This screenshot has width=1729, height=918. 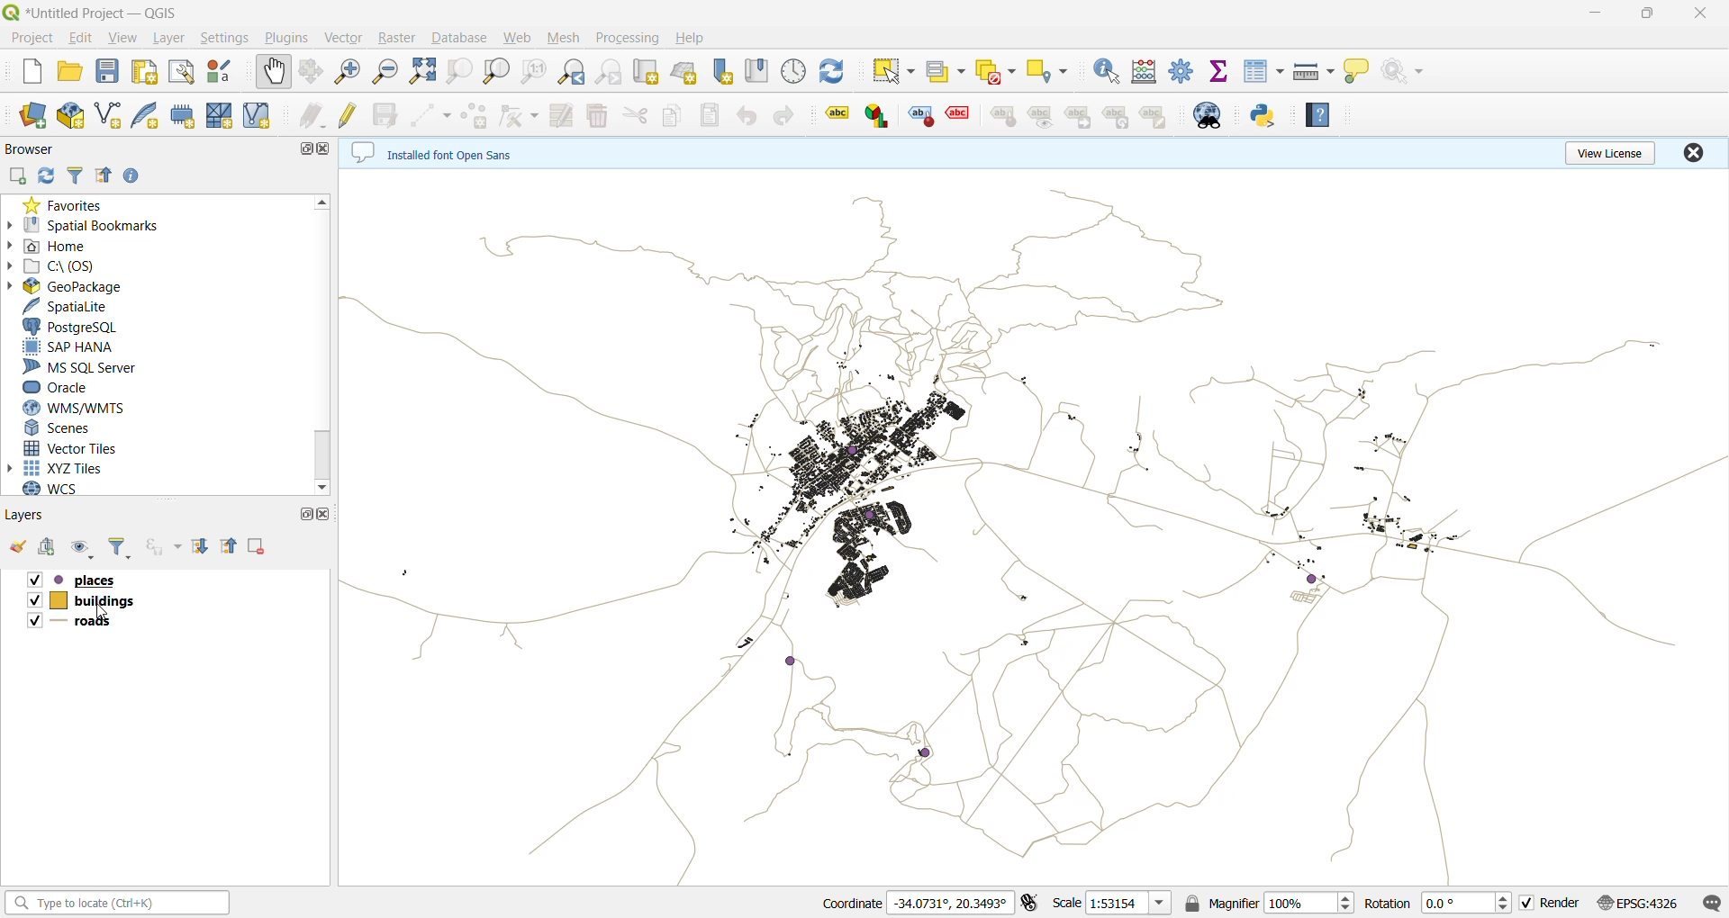 I want to click on label, so click(x=830, y=113).